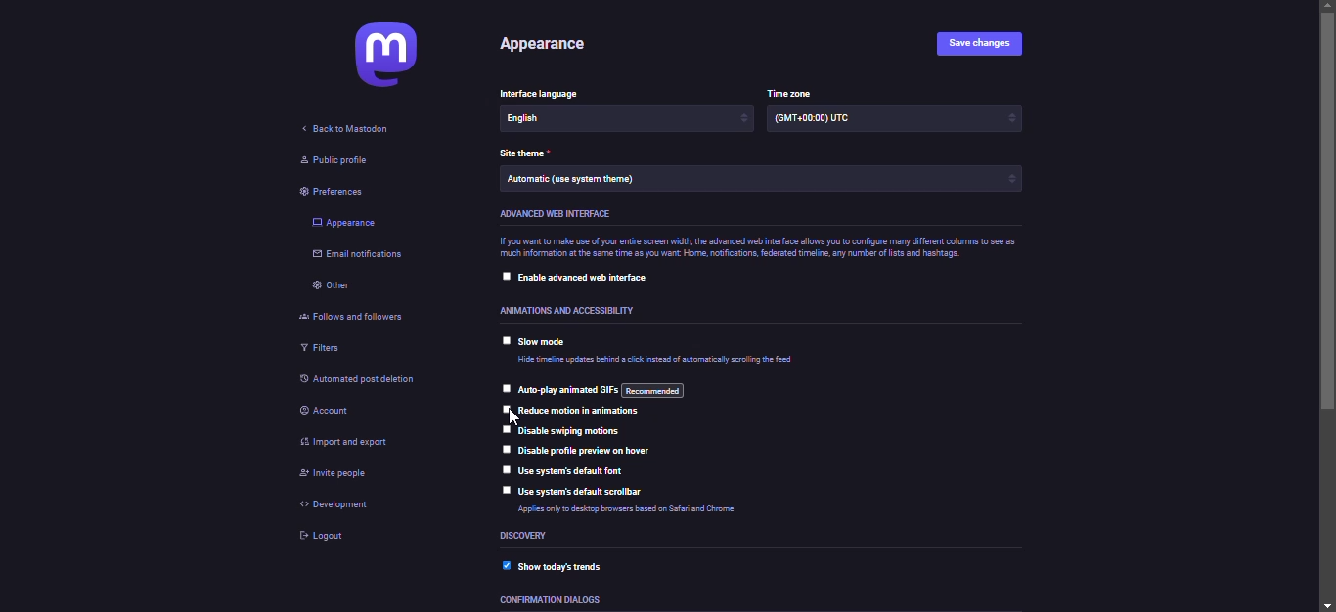 The width and height of the screenshot is (1336, 612). I want to click on click to select, so click(506, 340).